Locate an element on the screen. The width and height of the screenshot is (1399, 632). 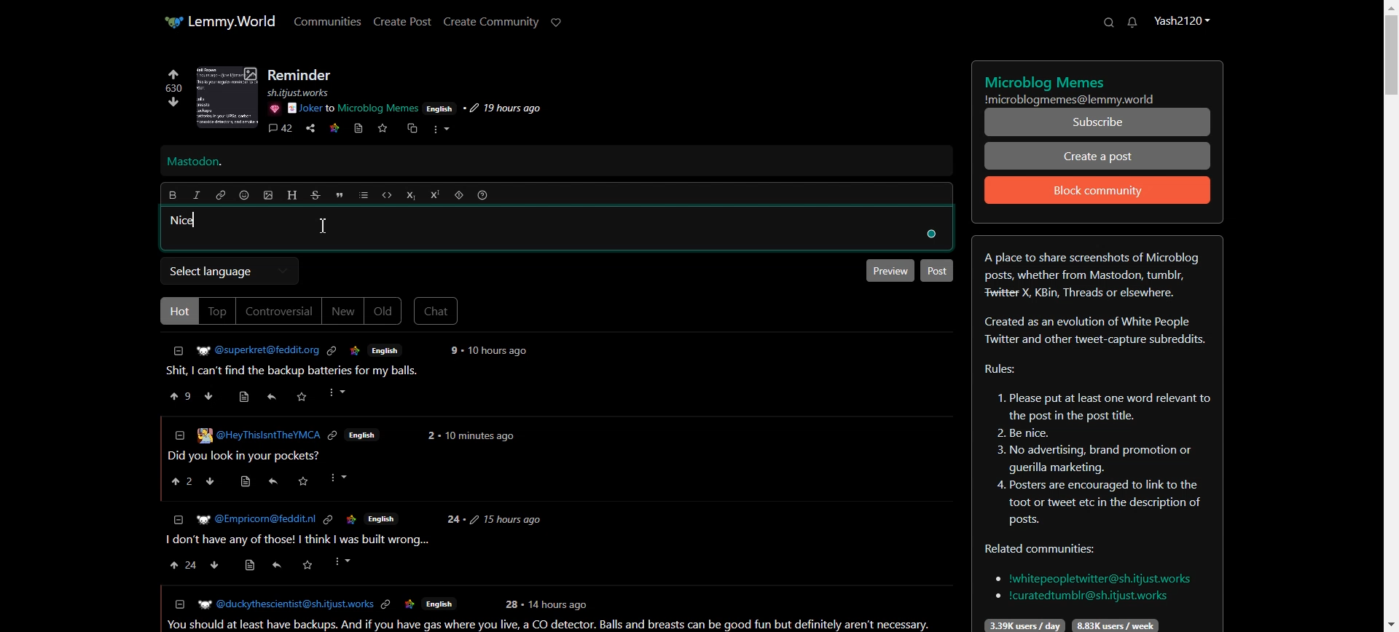
 is located at coordinates (506, 519).